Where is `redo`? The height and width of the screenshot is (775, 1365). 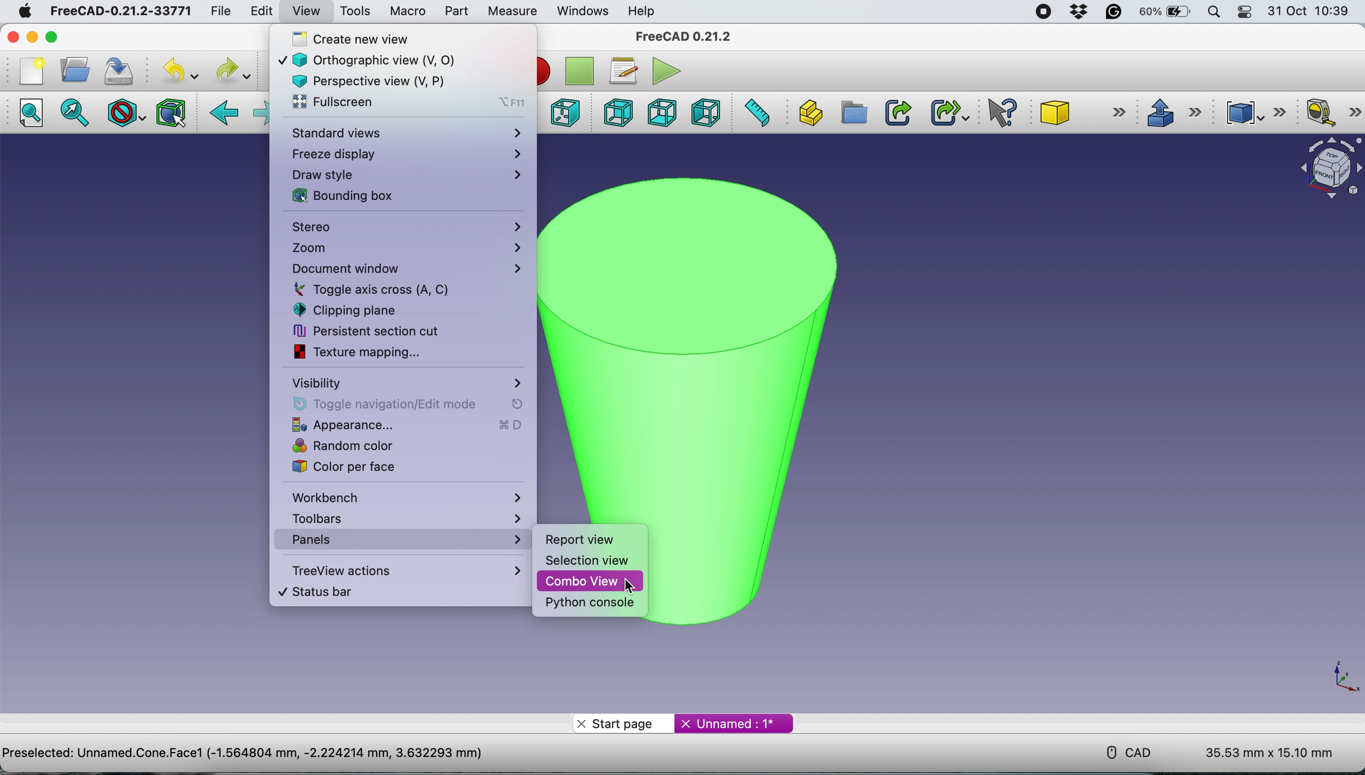
redo is located at coordinates (231, 70).